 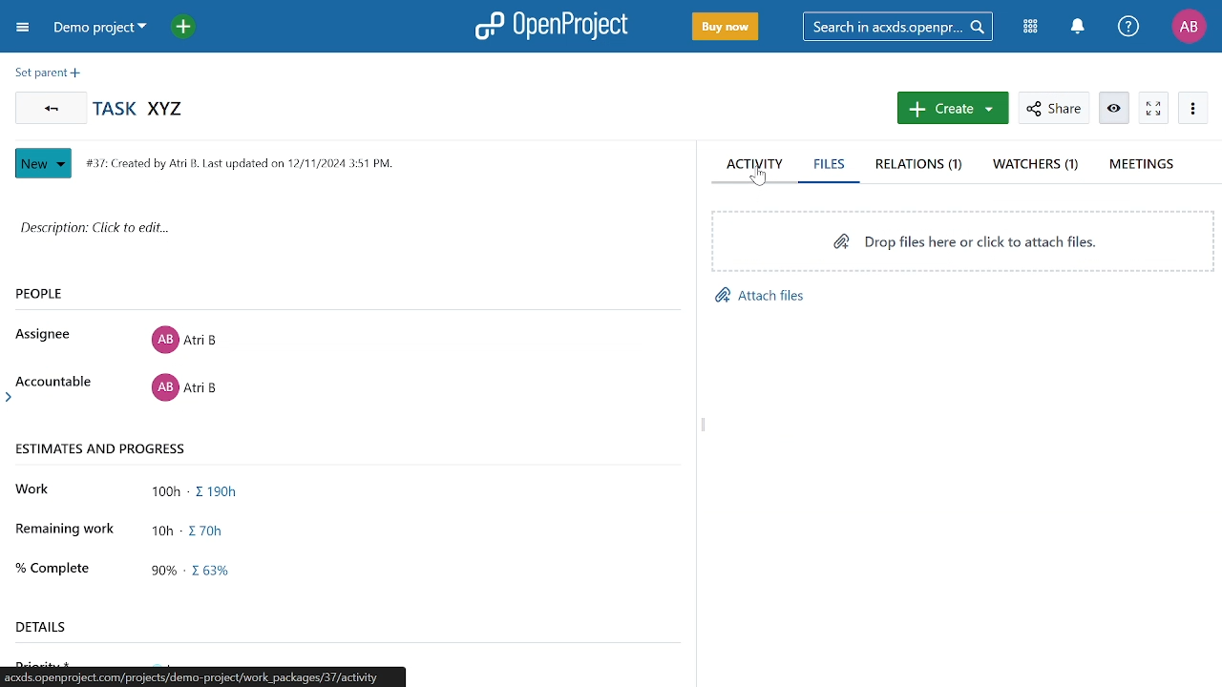 What do you see at coordinates (211, 385) in the screenshot?
I see `Accountable` at bounding box center [211, 385].